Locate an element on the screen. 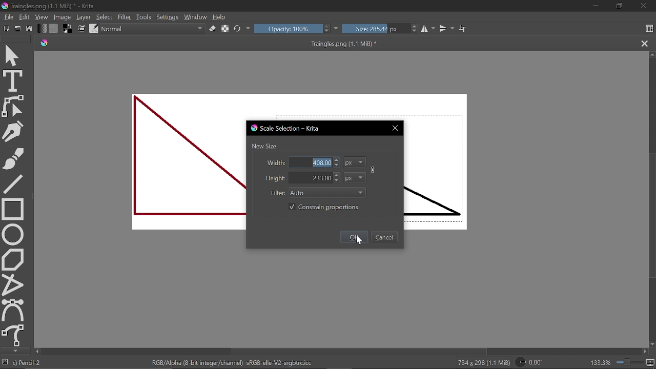 This screenshot has width=656, height=369. Close is located at coordinates (395, 129).